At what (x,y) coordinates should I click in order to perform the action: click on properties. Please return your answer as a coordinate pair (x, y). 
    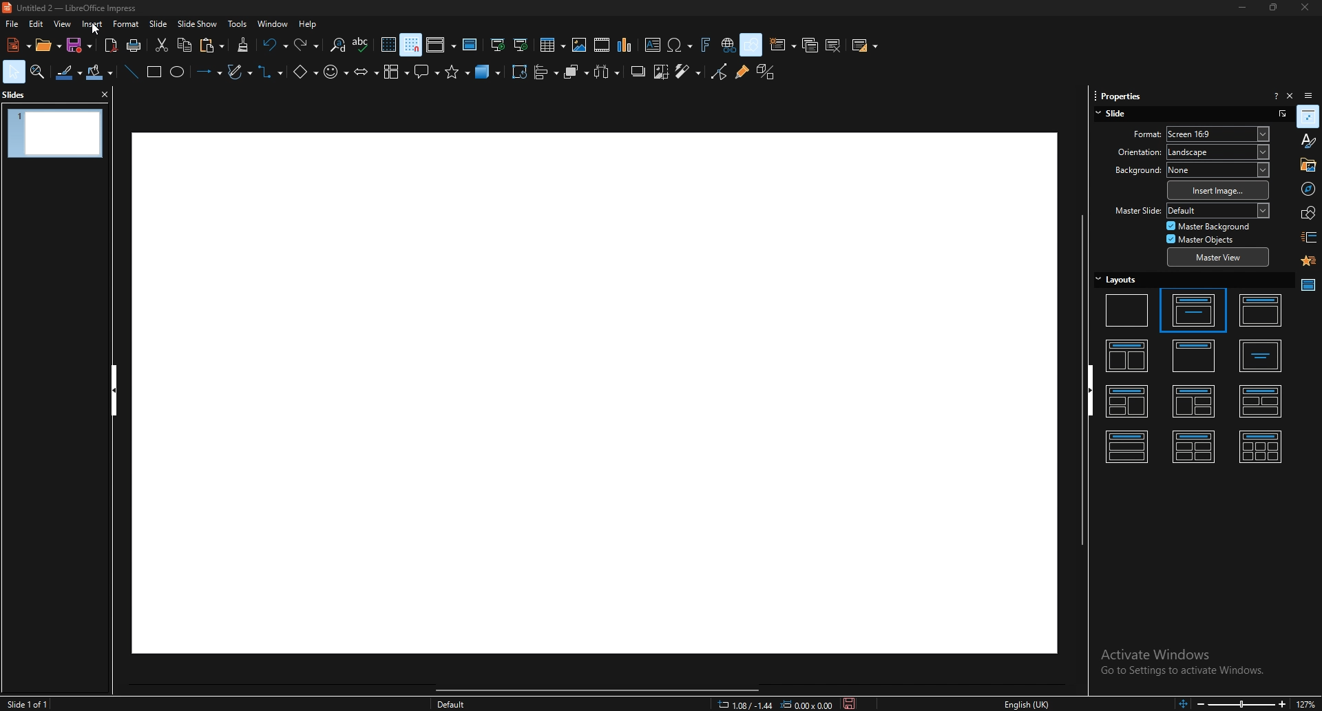
    Looking at the image, I should click on (1308, 116).